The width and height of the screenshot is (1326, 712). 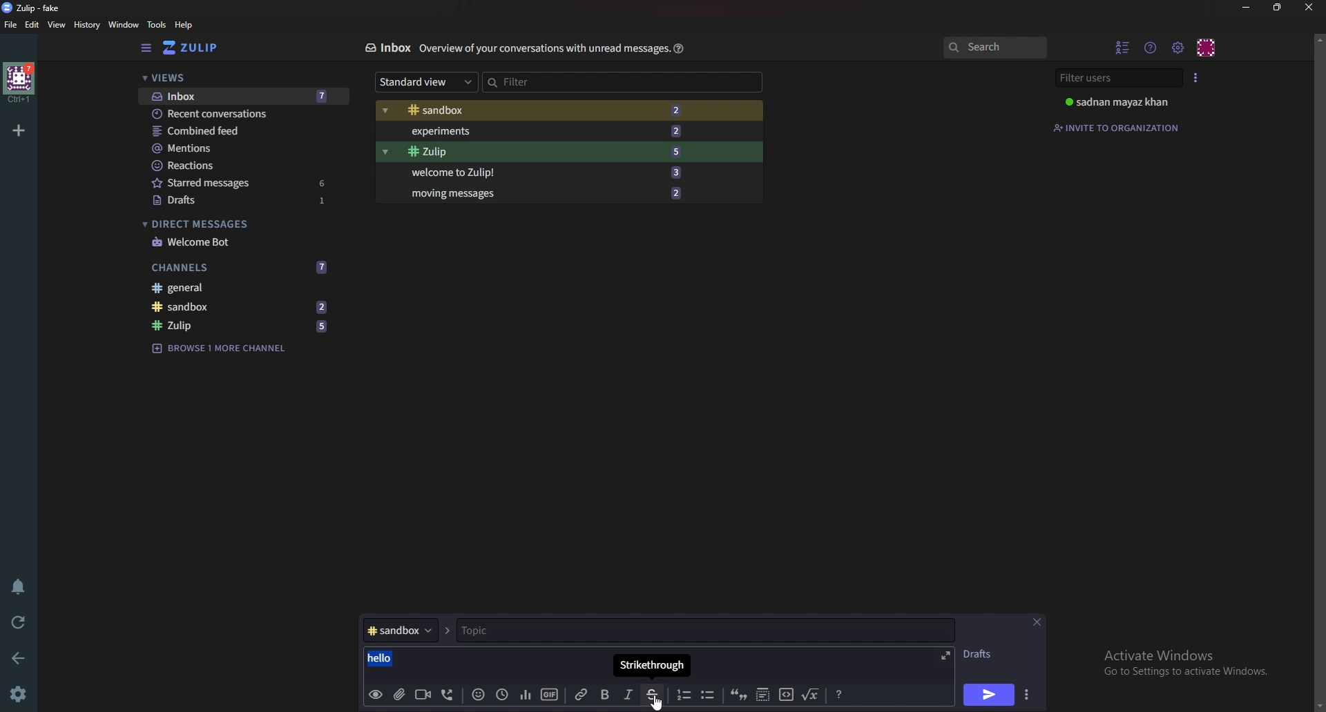 What do you see at coordinates (1123, 46) in the screenshot?
I see `Hide user list` at bounding box center [1123, 46].